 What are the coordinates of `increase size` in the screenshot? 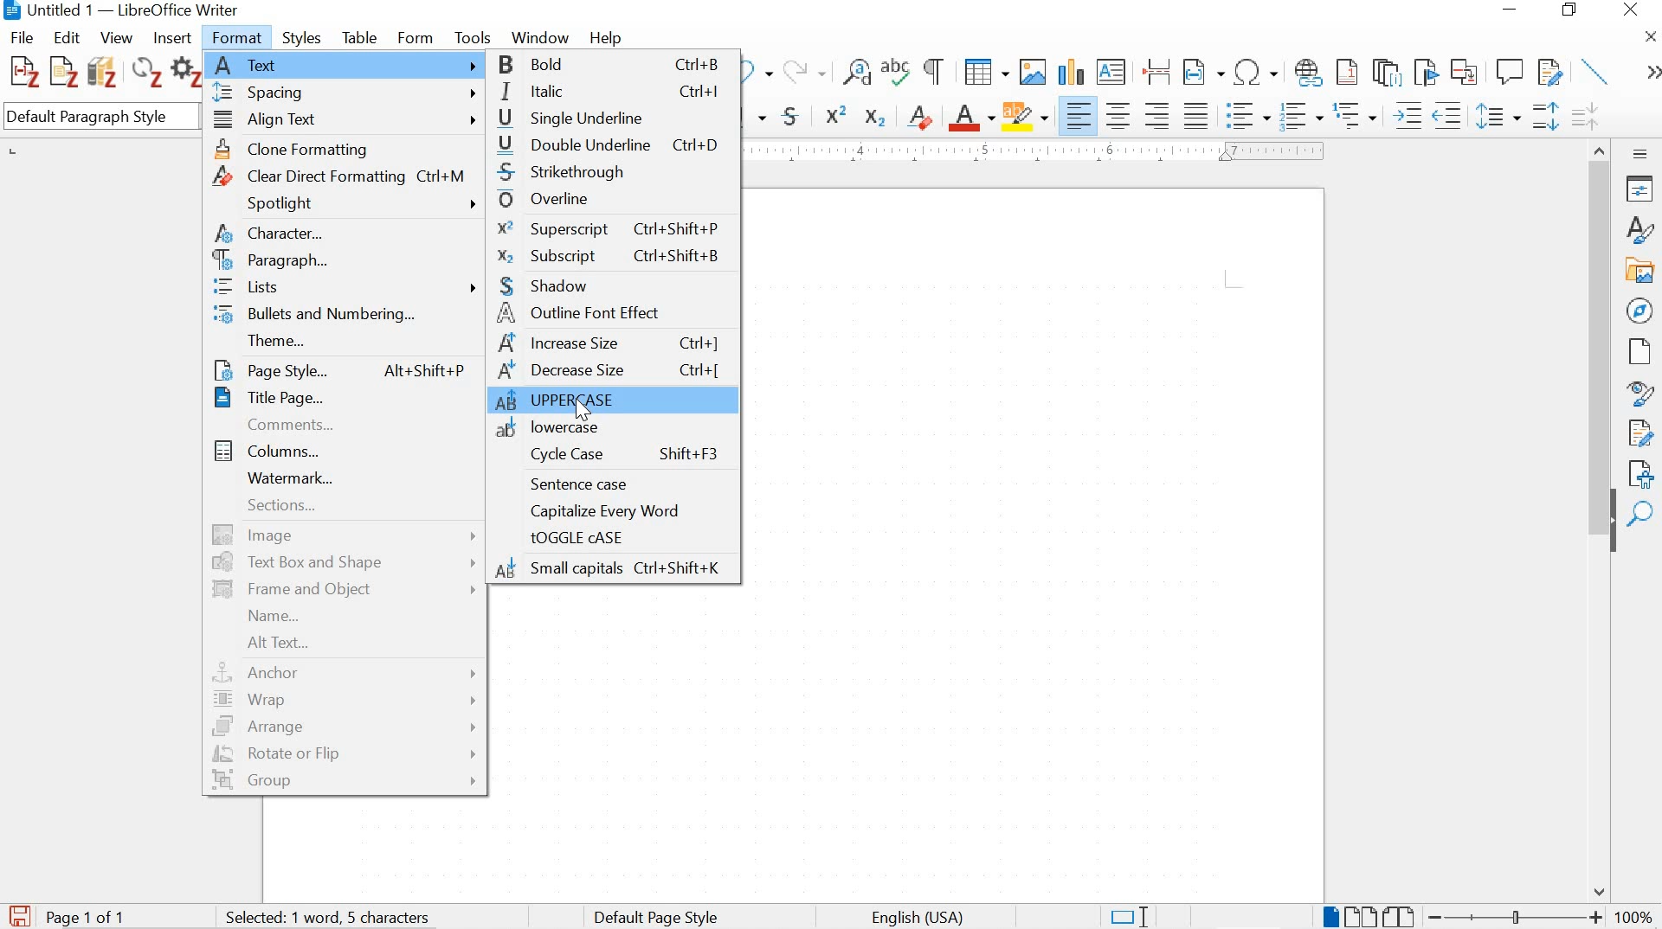 It's located at (611, 343).